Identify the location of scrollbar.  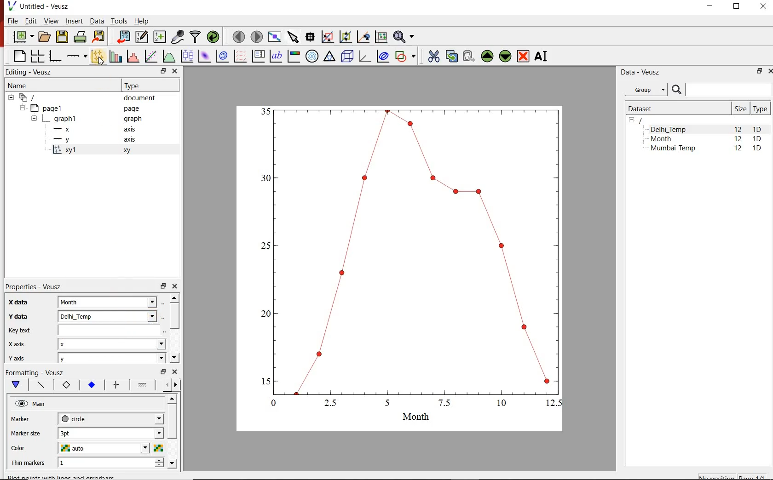
(174, 328).